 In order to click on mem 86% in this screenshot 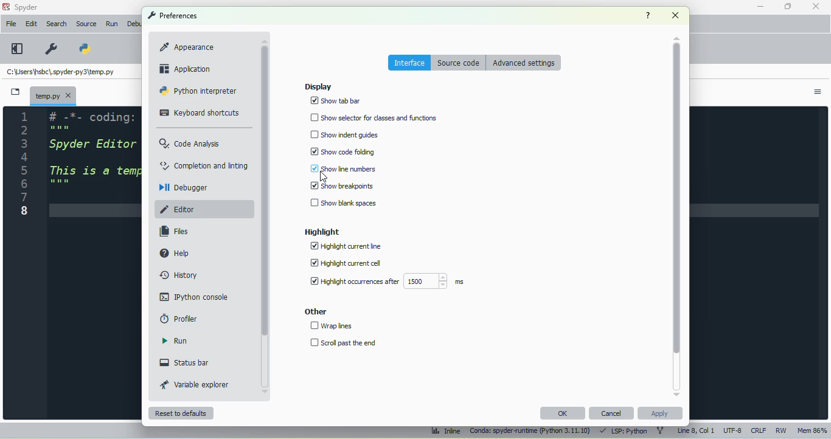, I will do `click(812, 430)`.